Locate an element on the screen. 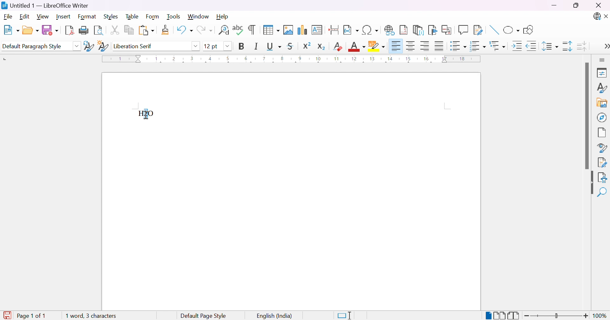 Image resolution: width=610 pixels, height=320 pixels. Manage check is located at coordinates (602, 162).